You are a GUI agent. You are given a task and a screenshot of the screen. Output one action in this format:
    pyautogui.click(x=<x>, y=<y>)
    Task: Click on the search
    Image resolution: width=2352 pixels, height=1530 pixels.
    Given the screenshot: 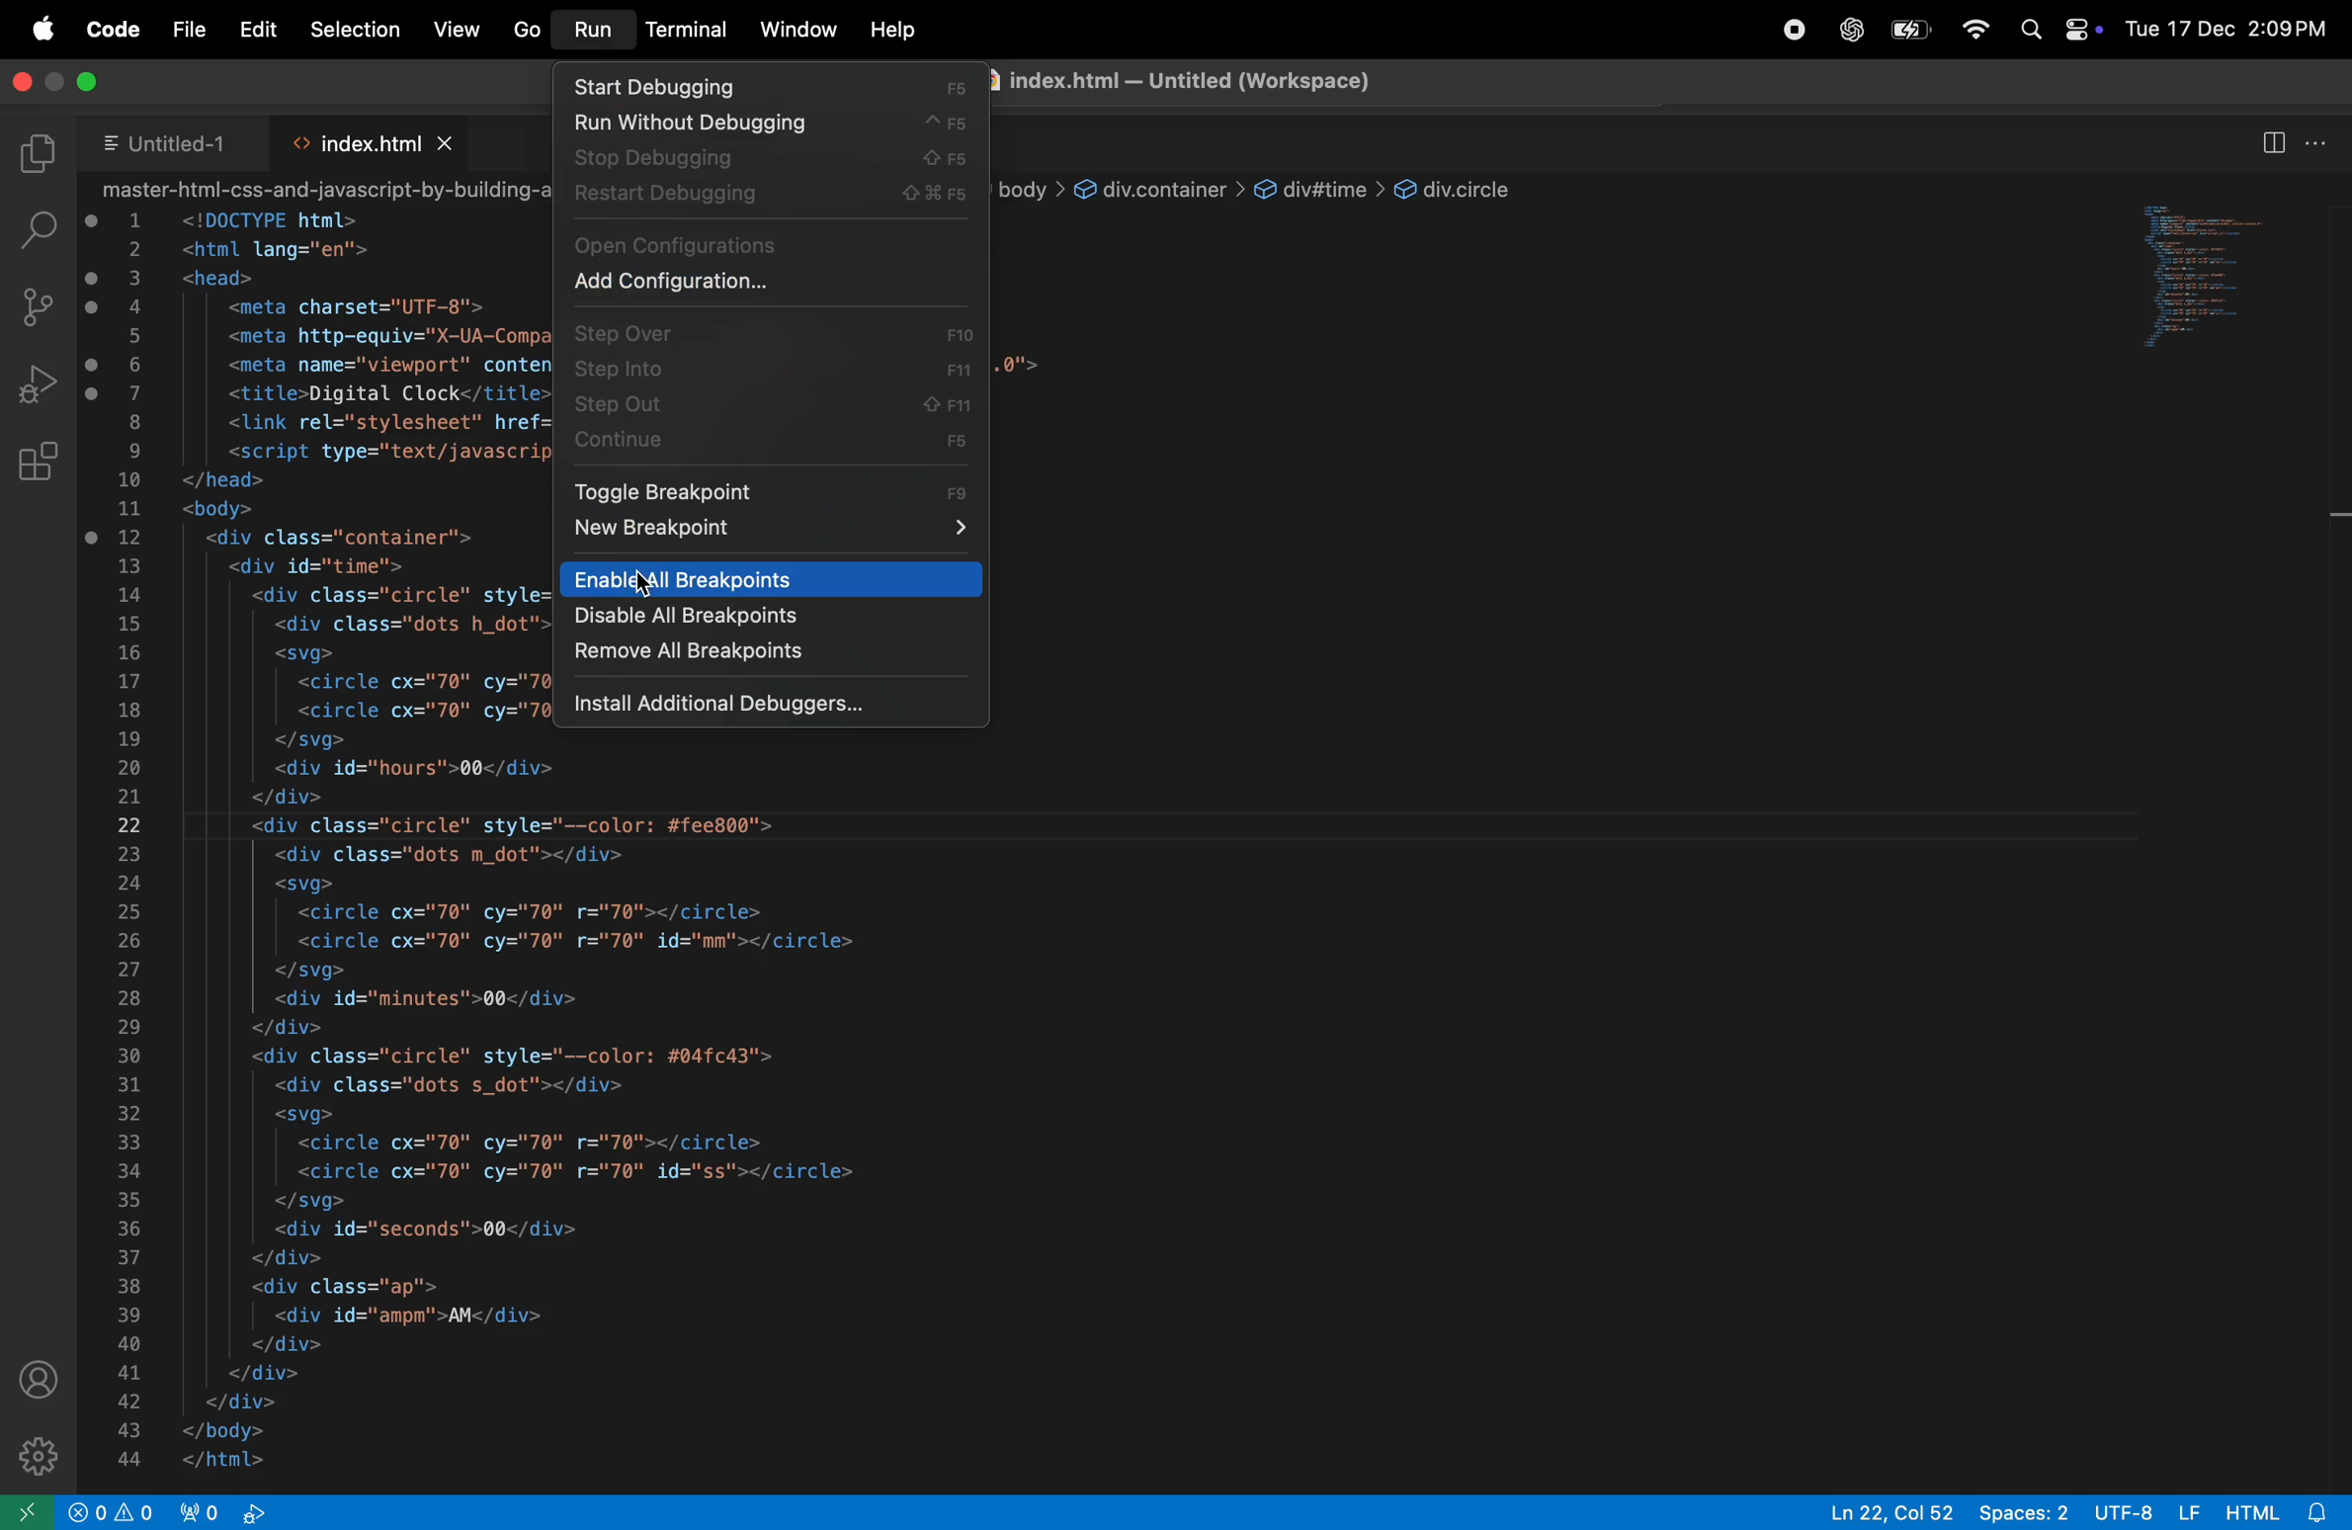 What is the action you would take?
    pyautogui.click(x=2032, y=31)
    